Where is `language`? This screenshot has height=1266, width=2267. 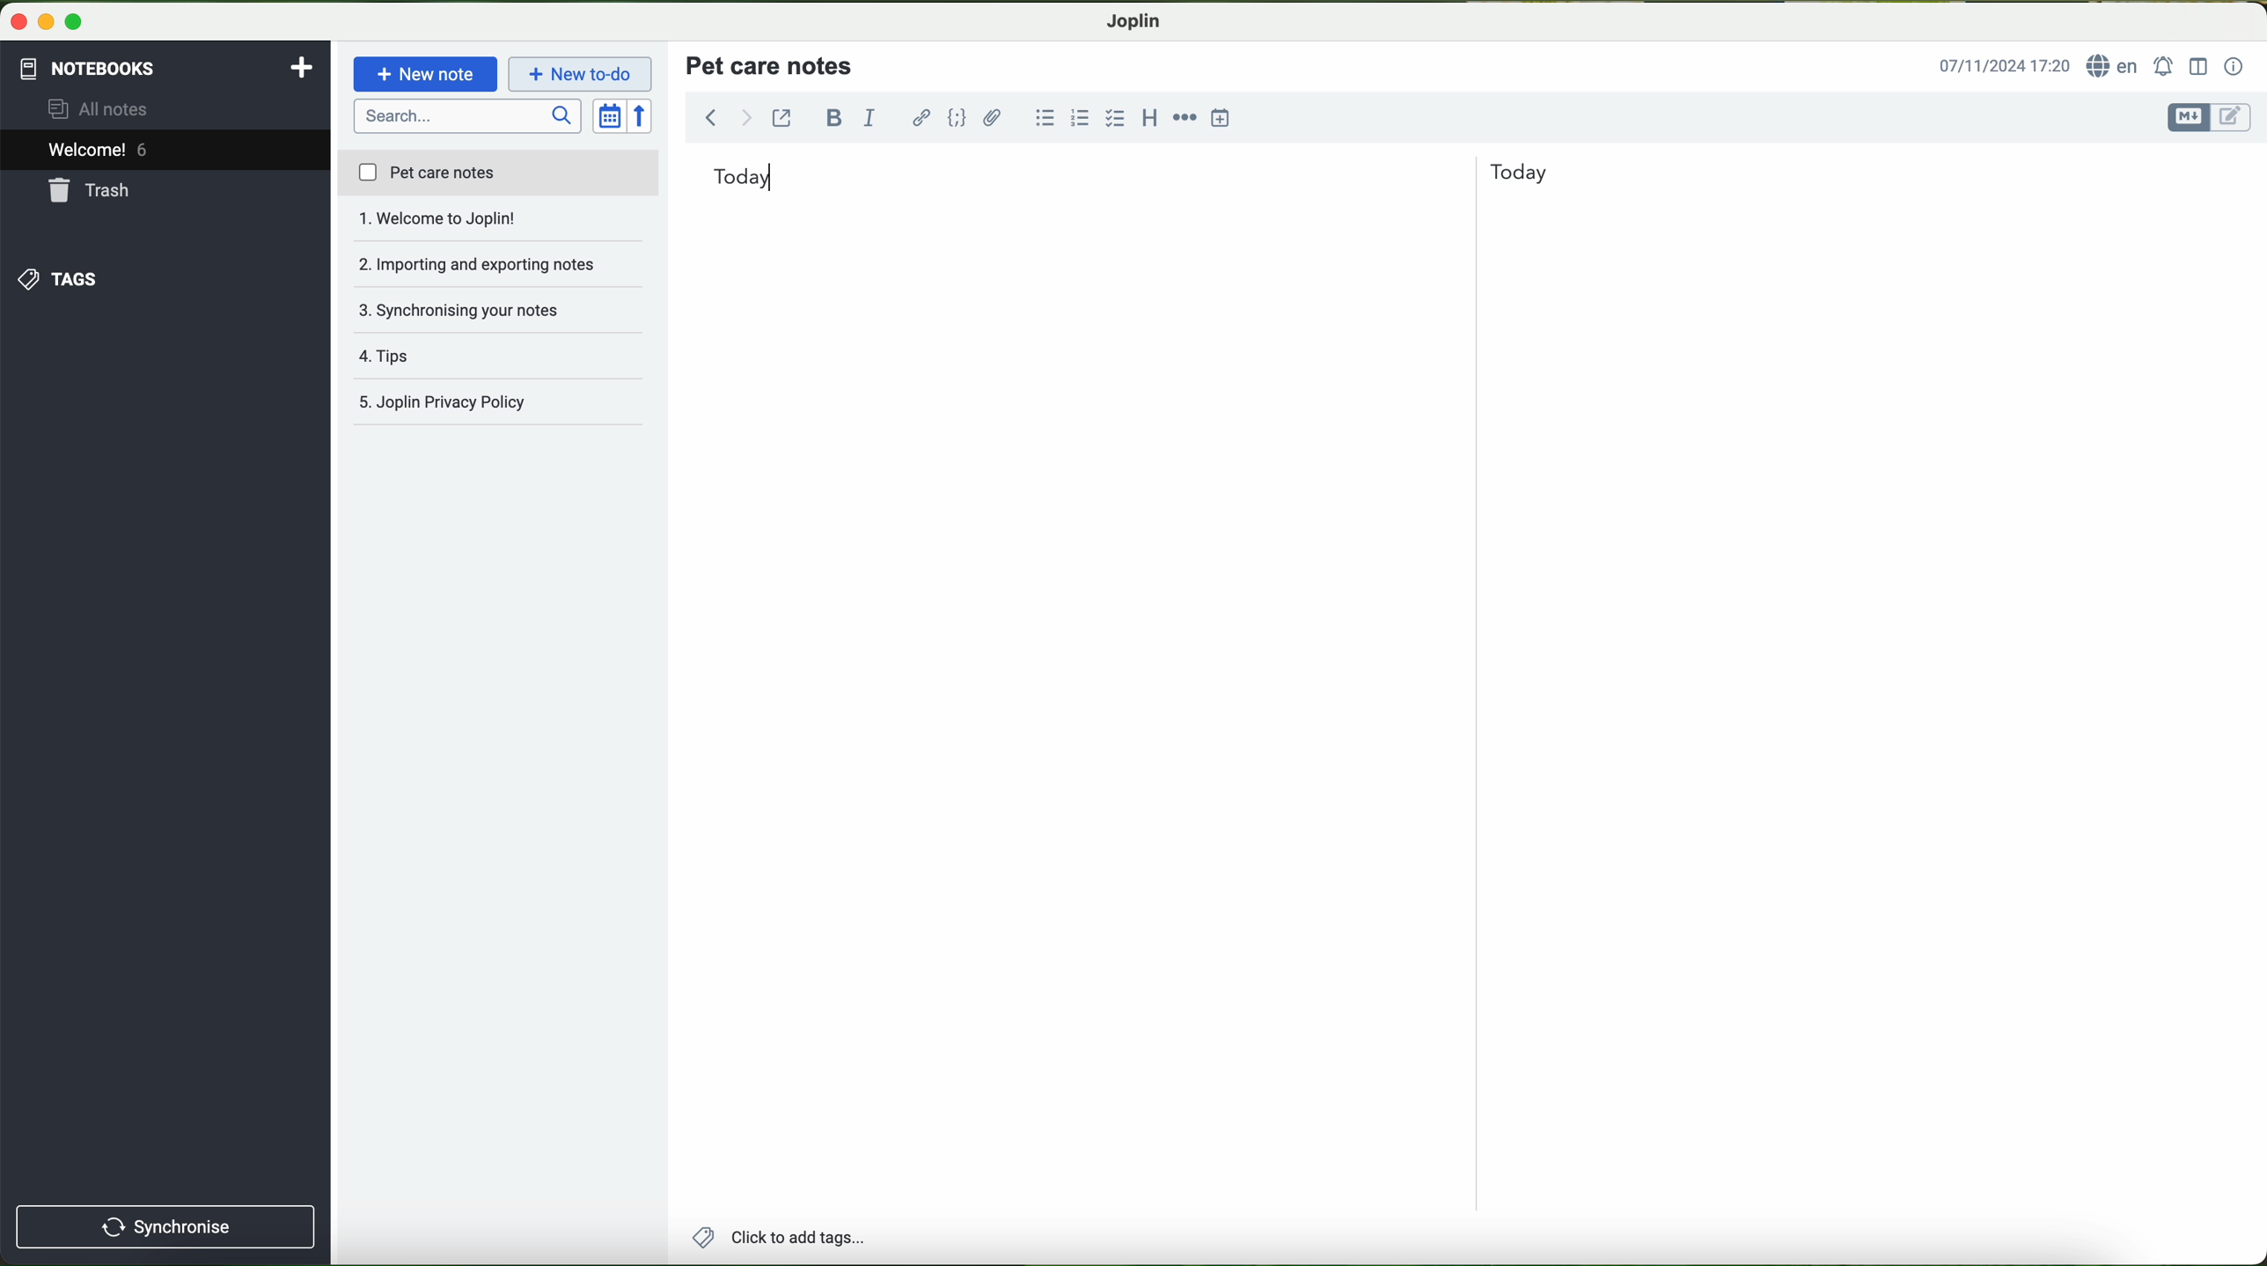
language is located at coordinates (2116, 67).